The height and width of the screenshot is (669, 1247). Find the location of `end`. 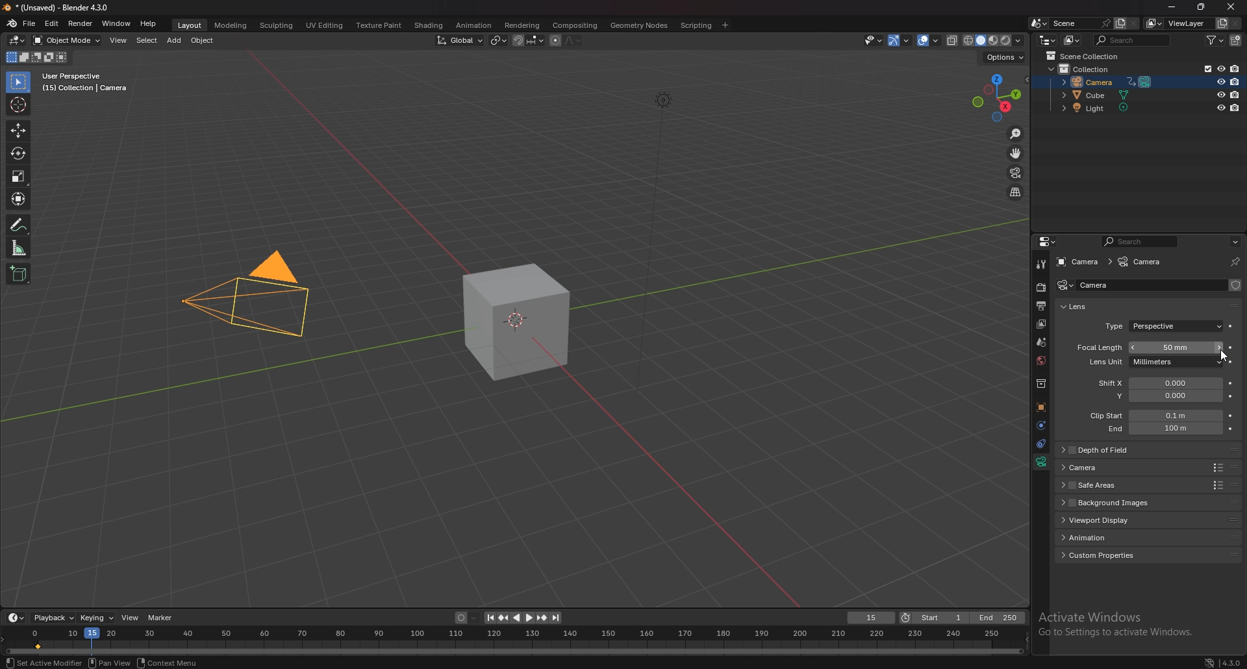

end is located at coordinates (1000, 618).